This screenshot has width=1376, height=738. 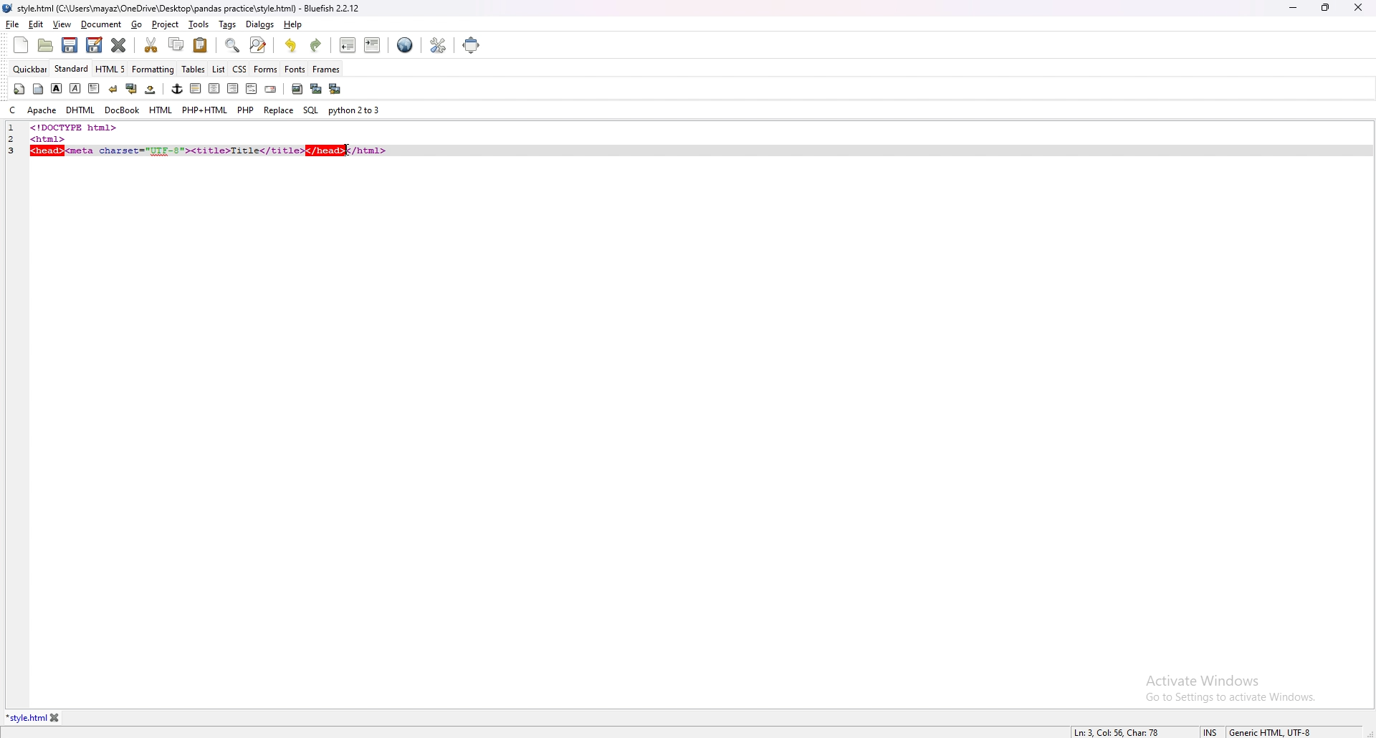 I want to click on dialogs, so click(x=260, y=24).